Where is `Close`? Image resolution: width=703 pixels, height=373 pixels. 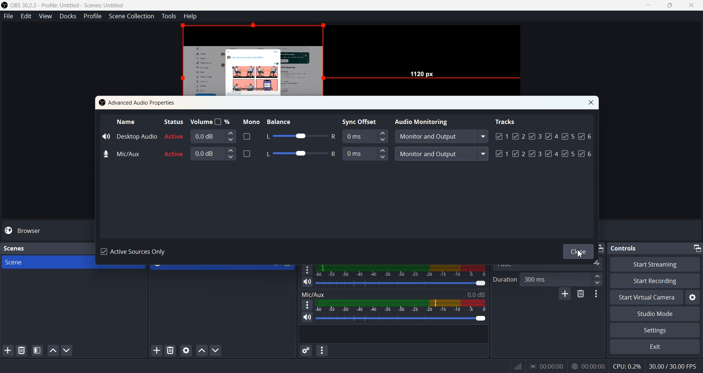
Close is located at coordinates (576, 250).